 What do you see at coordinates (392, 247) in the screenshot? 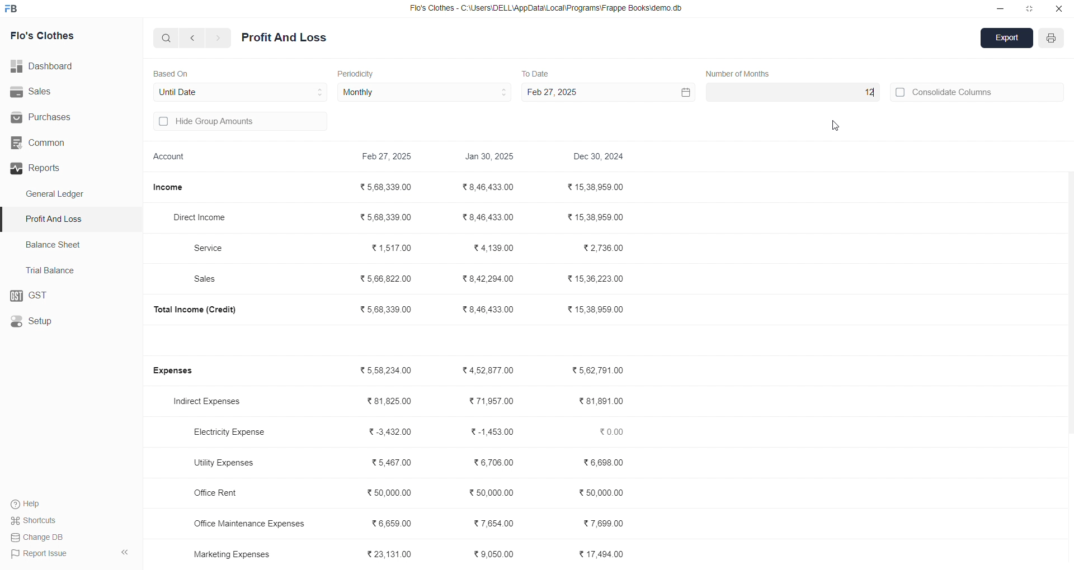
I see `₹ 1,517.00` at bounding box center [392, 247].